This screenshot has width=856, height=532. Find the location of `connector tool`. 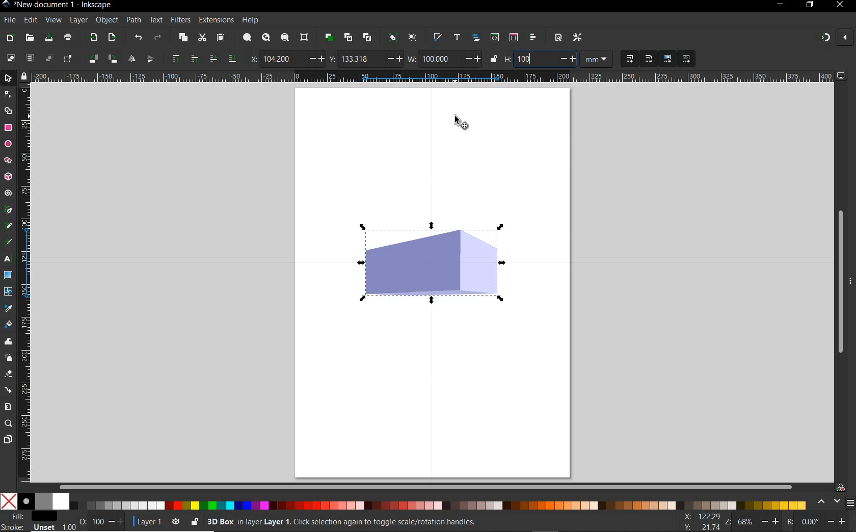

connector tool is located at coordinates (9, 390).